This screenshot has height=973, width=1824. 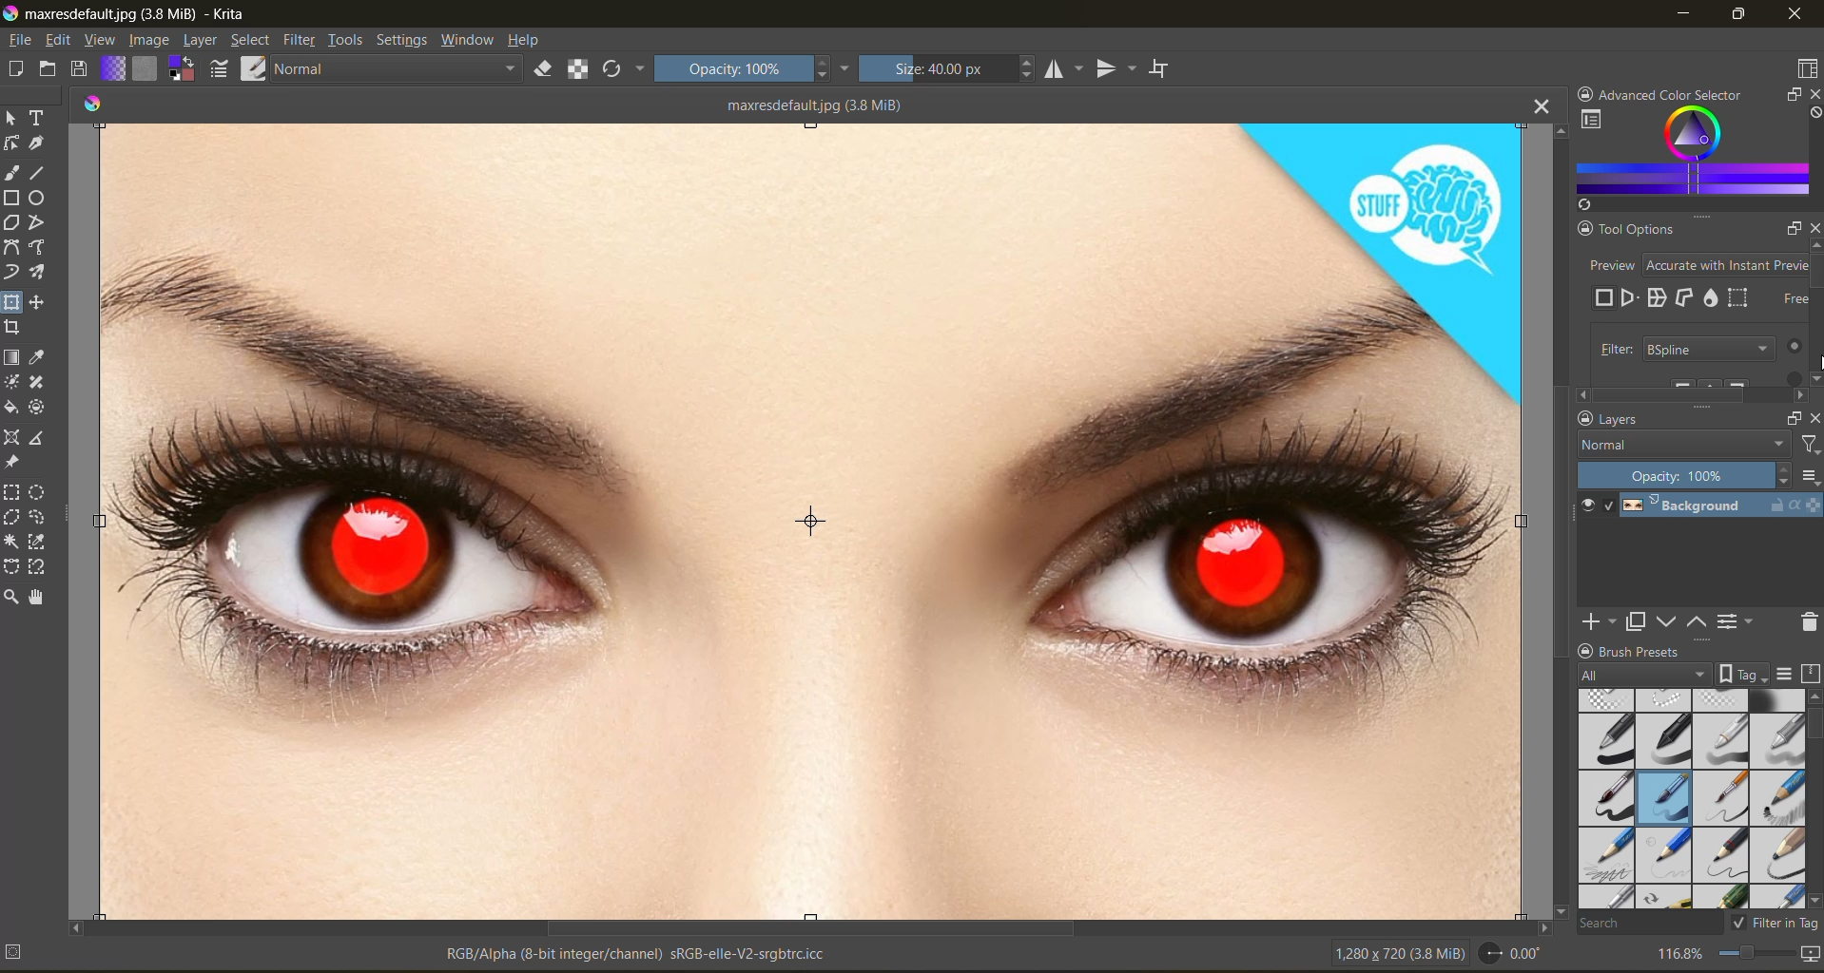 I want to click on filter, so click(x=1700, y=351).